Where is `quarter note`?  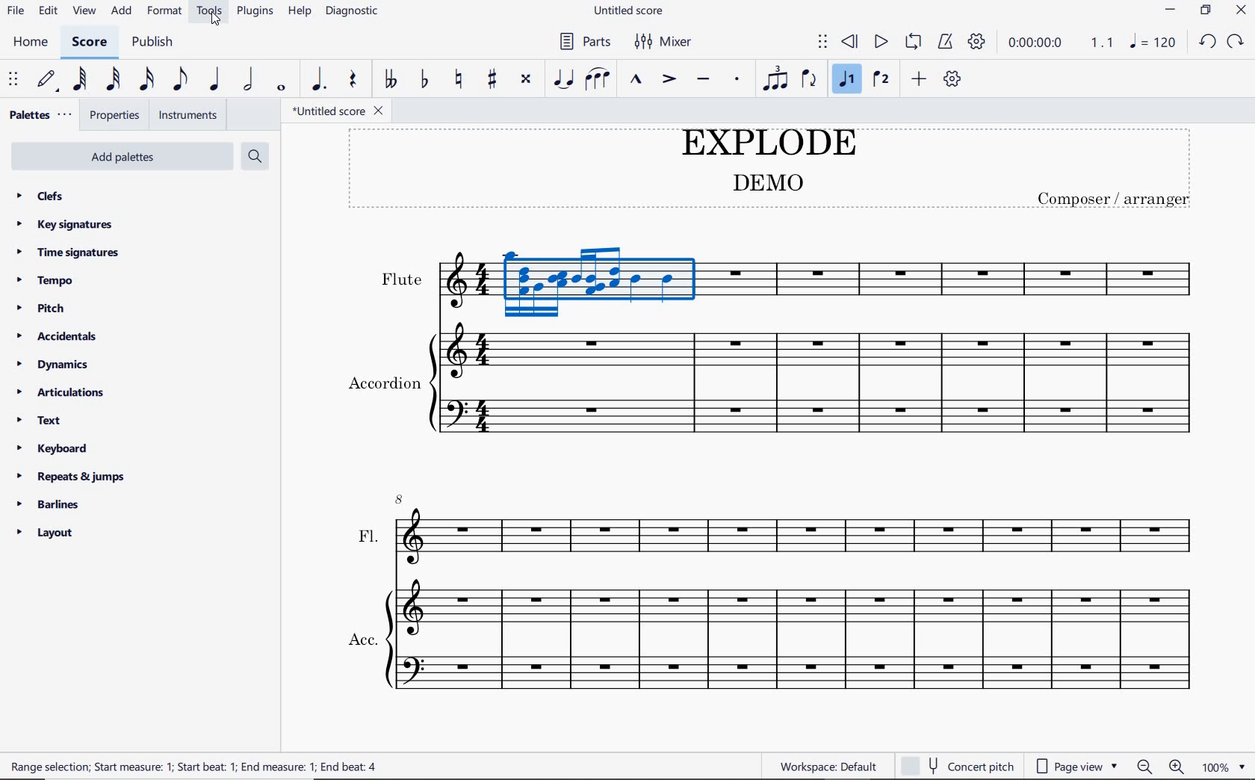
quarter note is located at coordinates (214, 80).